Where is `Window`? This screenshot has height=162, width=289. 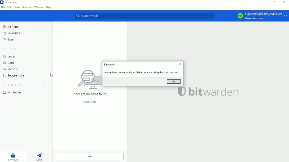
Window is located at coordinates (39, 8).